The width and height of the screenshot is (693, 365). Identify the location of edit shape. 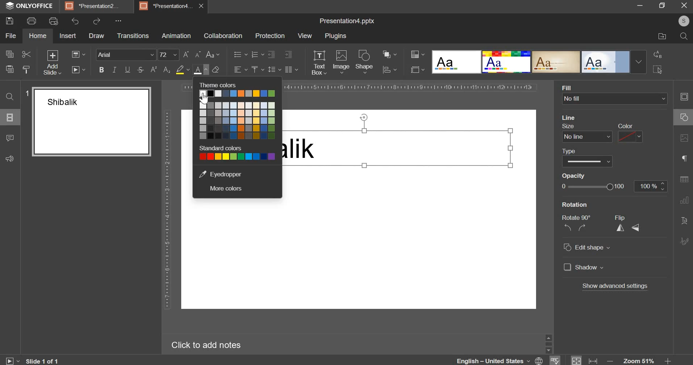
(587, 248).